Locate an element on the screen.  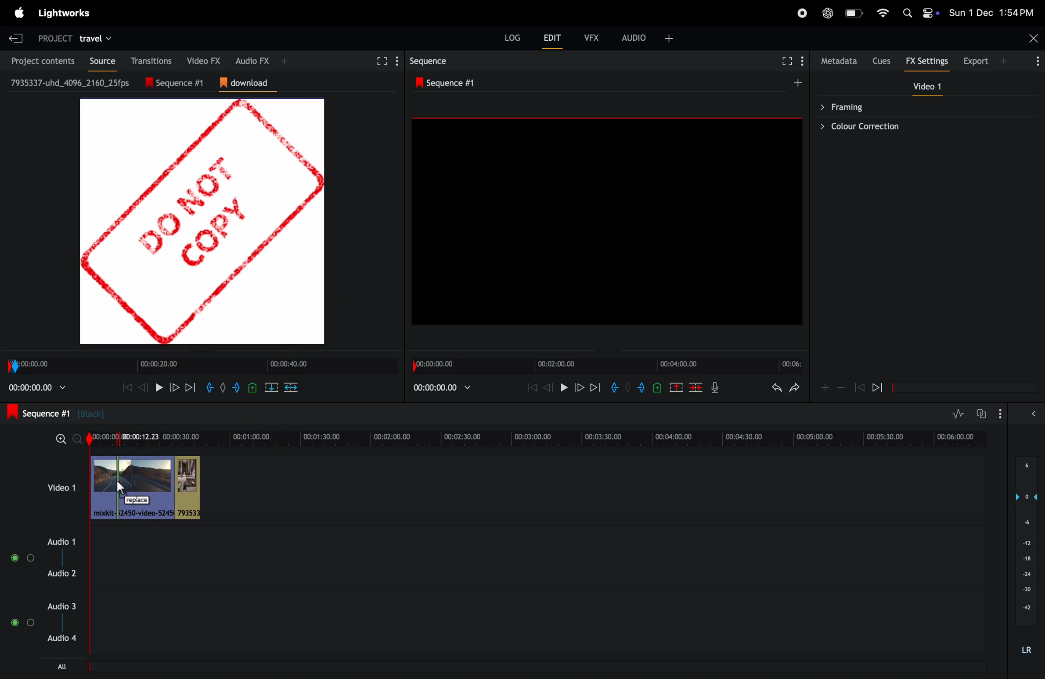
mic is located at coordinates (715, 387).